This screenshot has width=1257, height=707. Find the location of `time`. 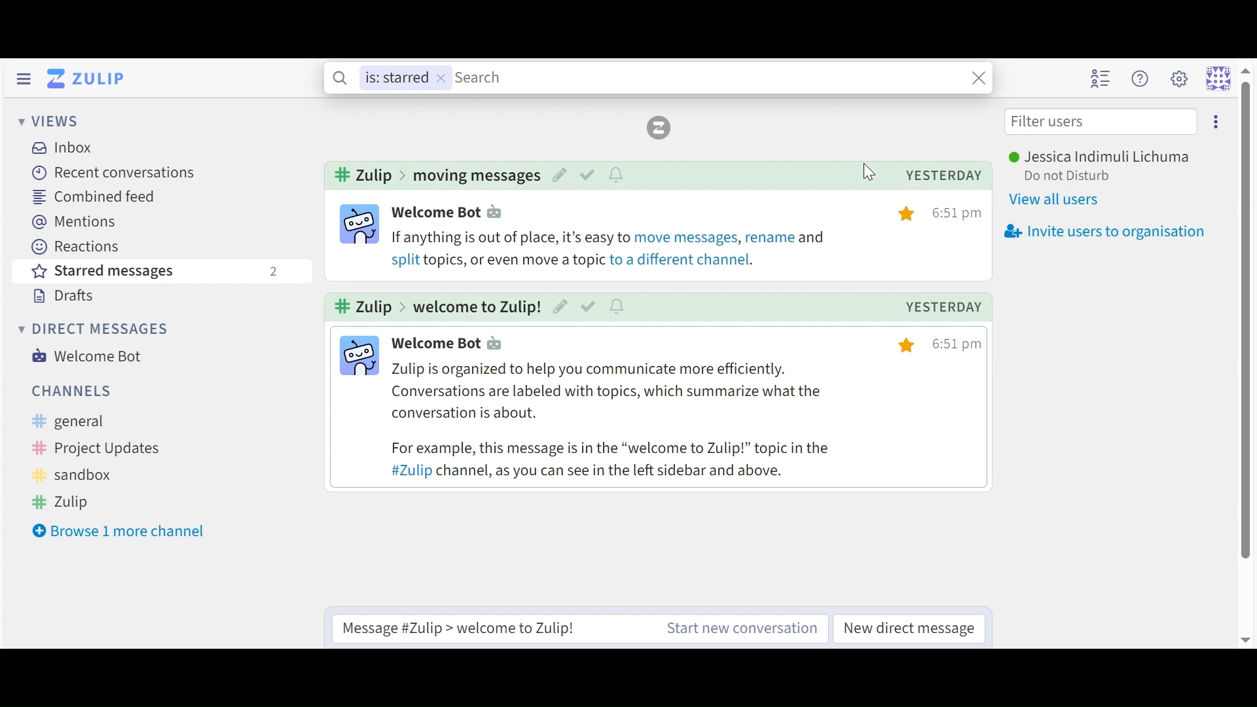

time is located at coordinates (957, 214).